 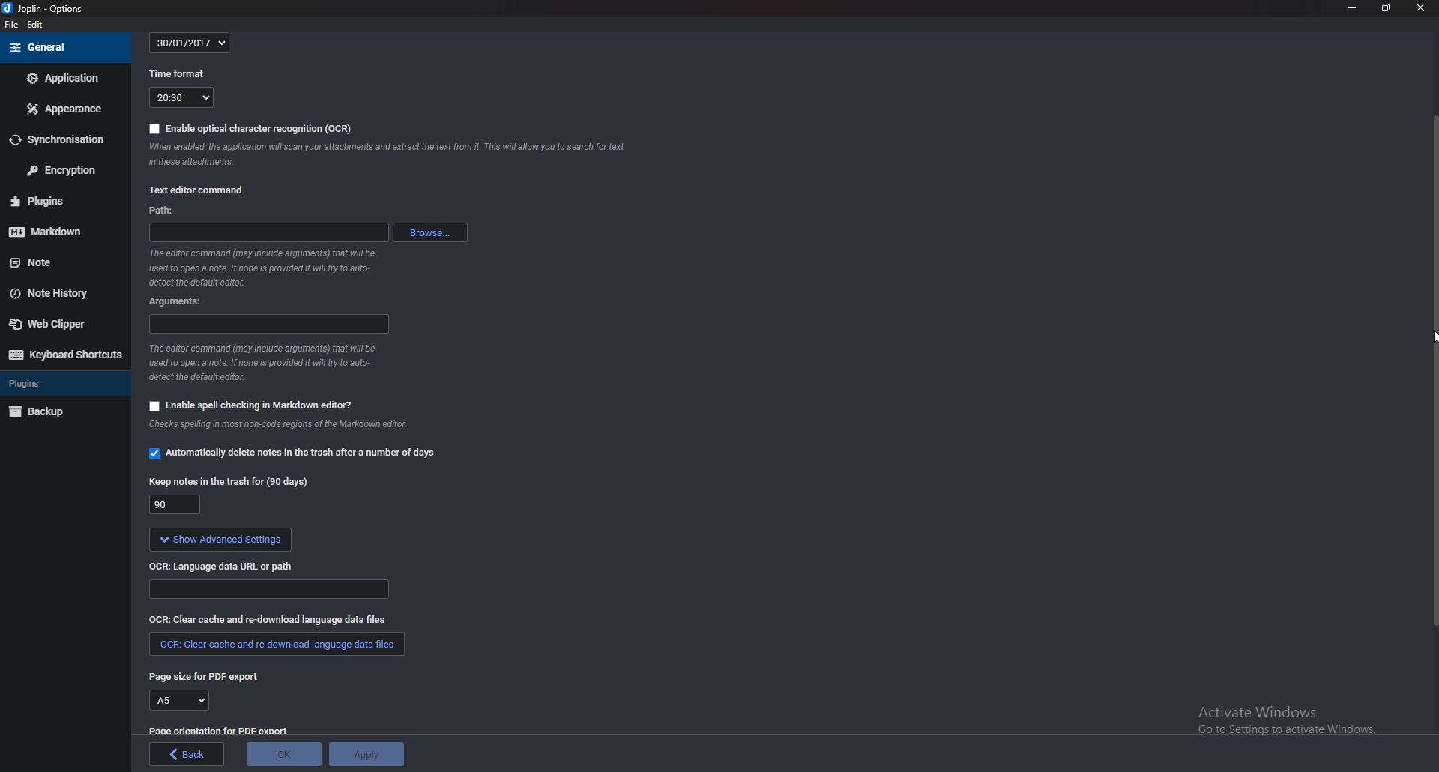 I want to click on Keep notes in the trash for, so click(x=229, y=483).